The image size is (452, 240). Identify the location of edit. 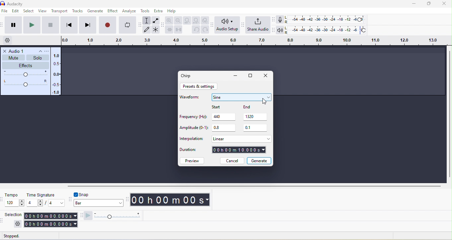
(15, 11).